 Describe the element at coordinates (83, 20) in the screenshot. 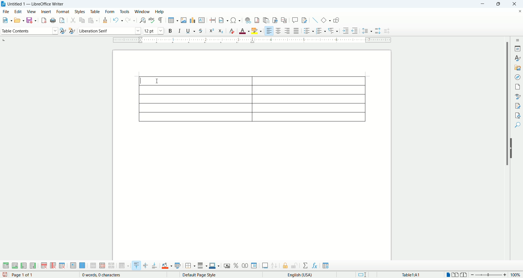

I see `copy` at that location.